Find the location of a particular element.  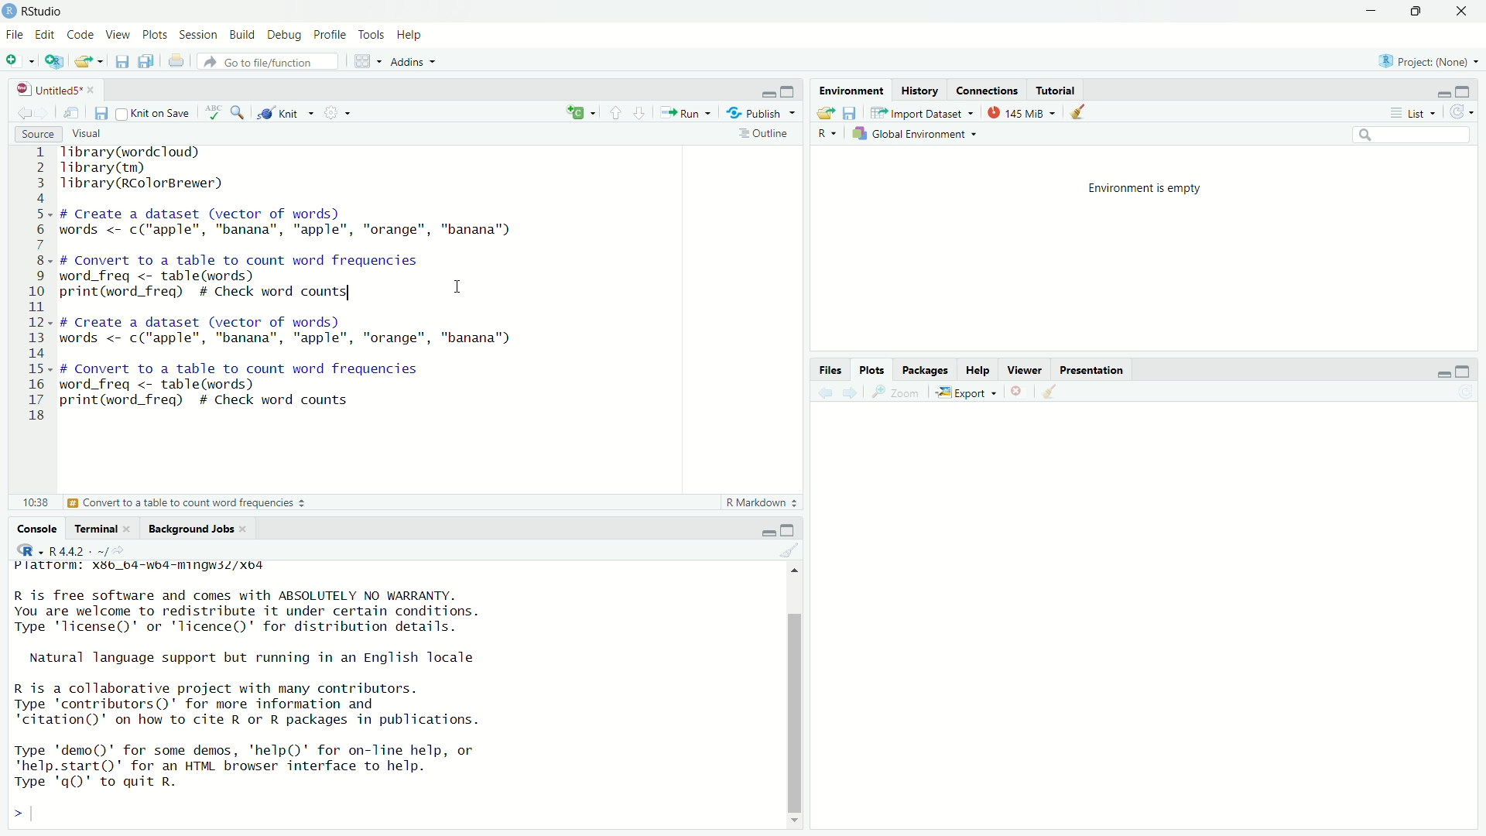

Kint on save is located at coordinates (152, 114).